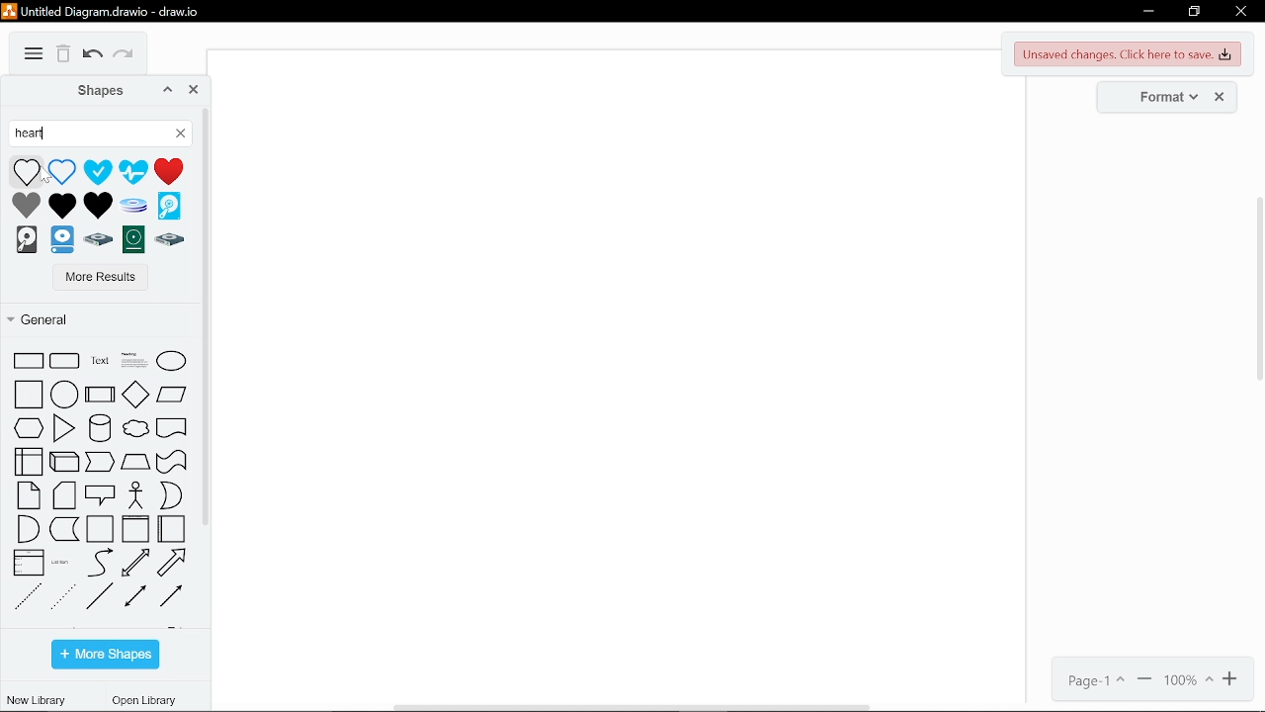 The image size is (1265, 712). What do you see at coordinates (91, 133) in the screenshot?
I see `heart` at bounding box center [91, 133].